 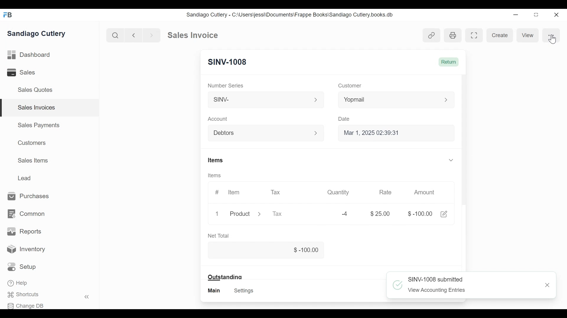 I want to click on $25.00, so click(x=381, y=214).